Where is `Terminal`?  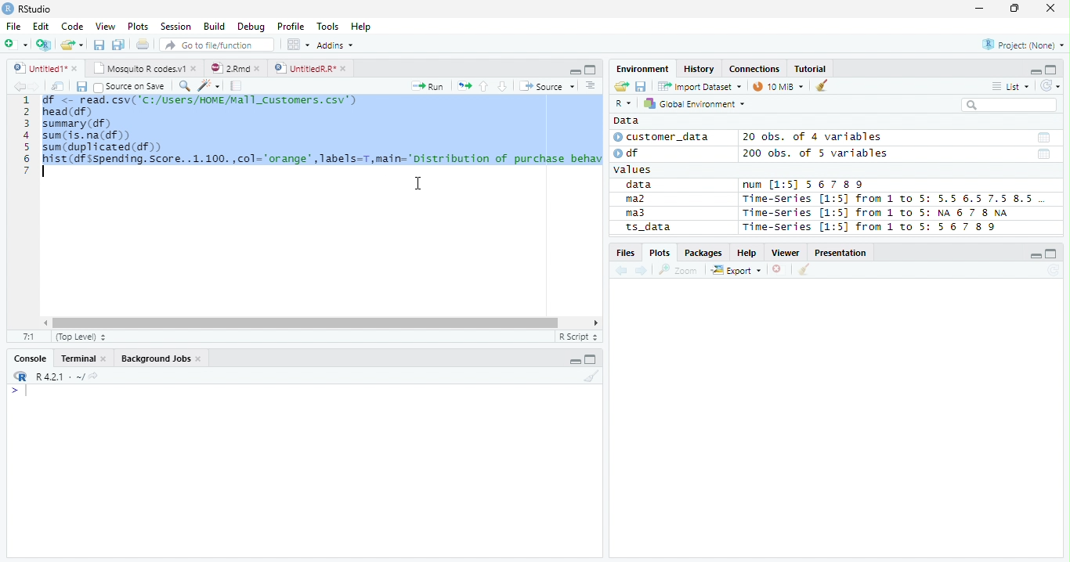
Terminal is located at coordinates (83, 360).